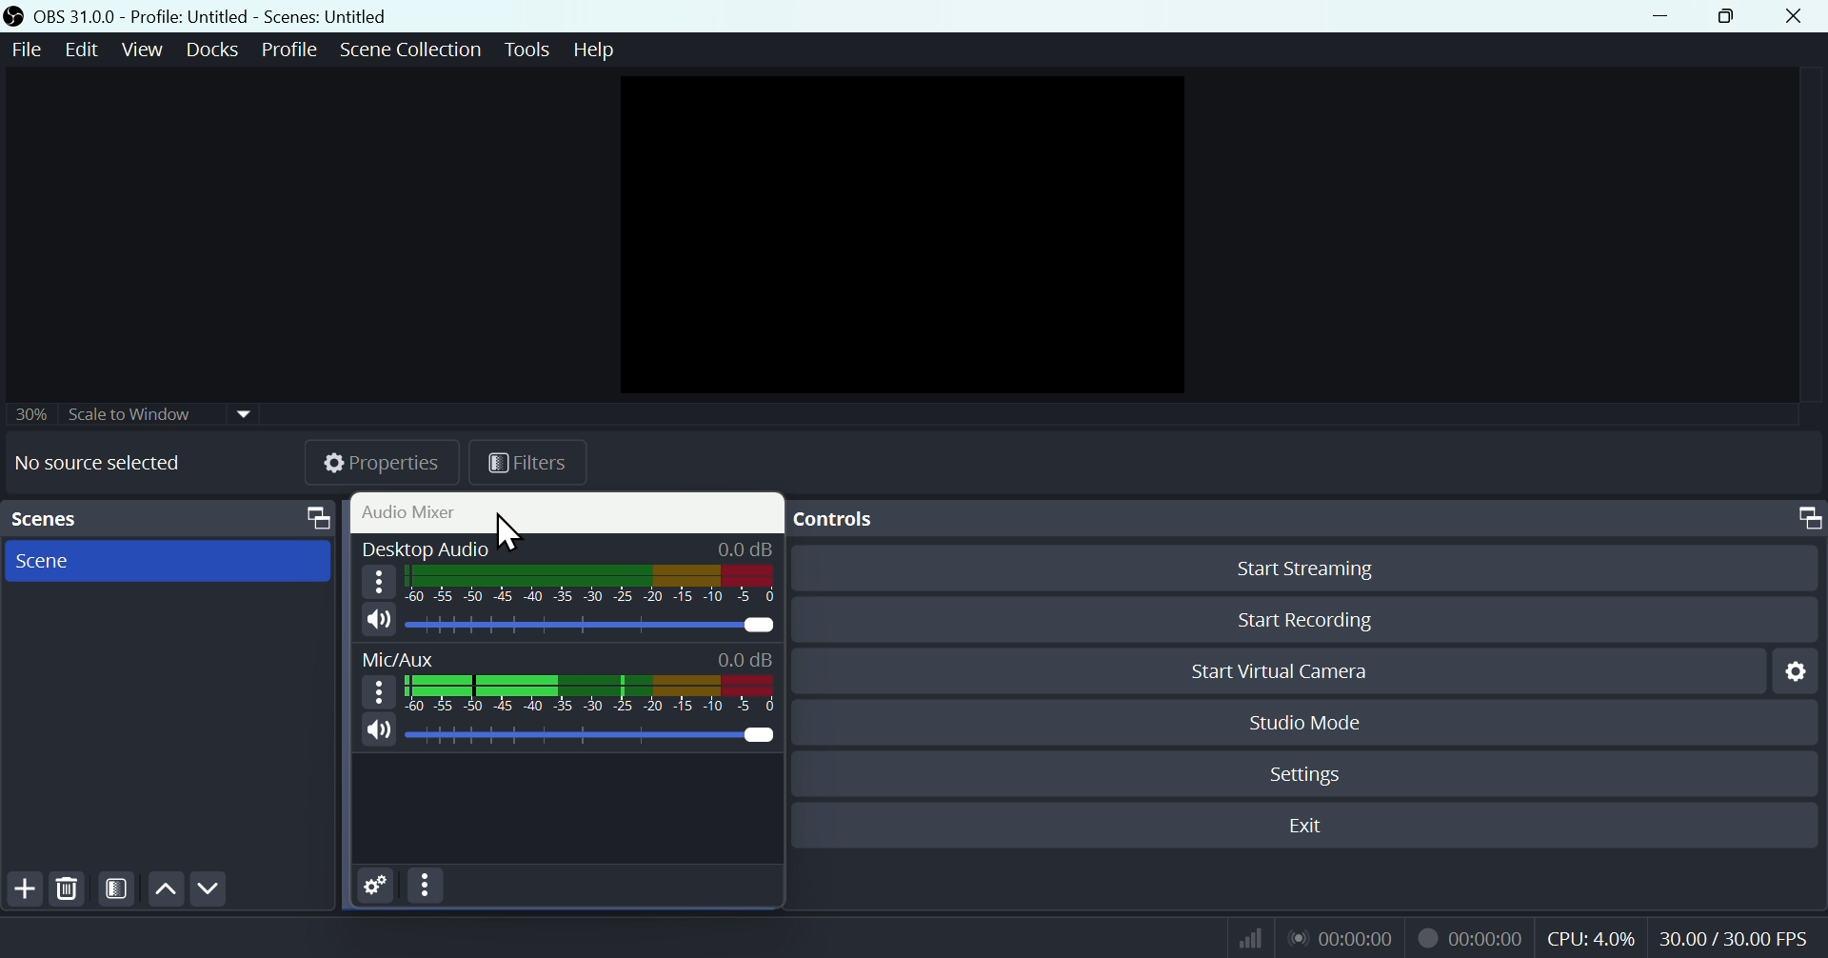 This screenshot has width=1828, height=958. Describe the element at coordinates (1590, 939) in the screenshot. I see `CPU Usage` at that location.